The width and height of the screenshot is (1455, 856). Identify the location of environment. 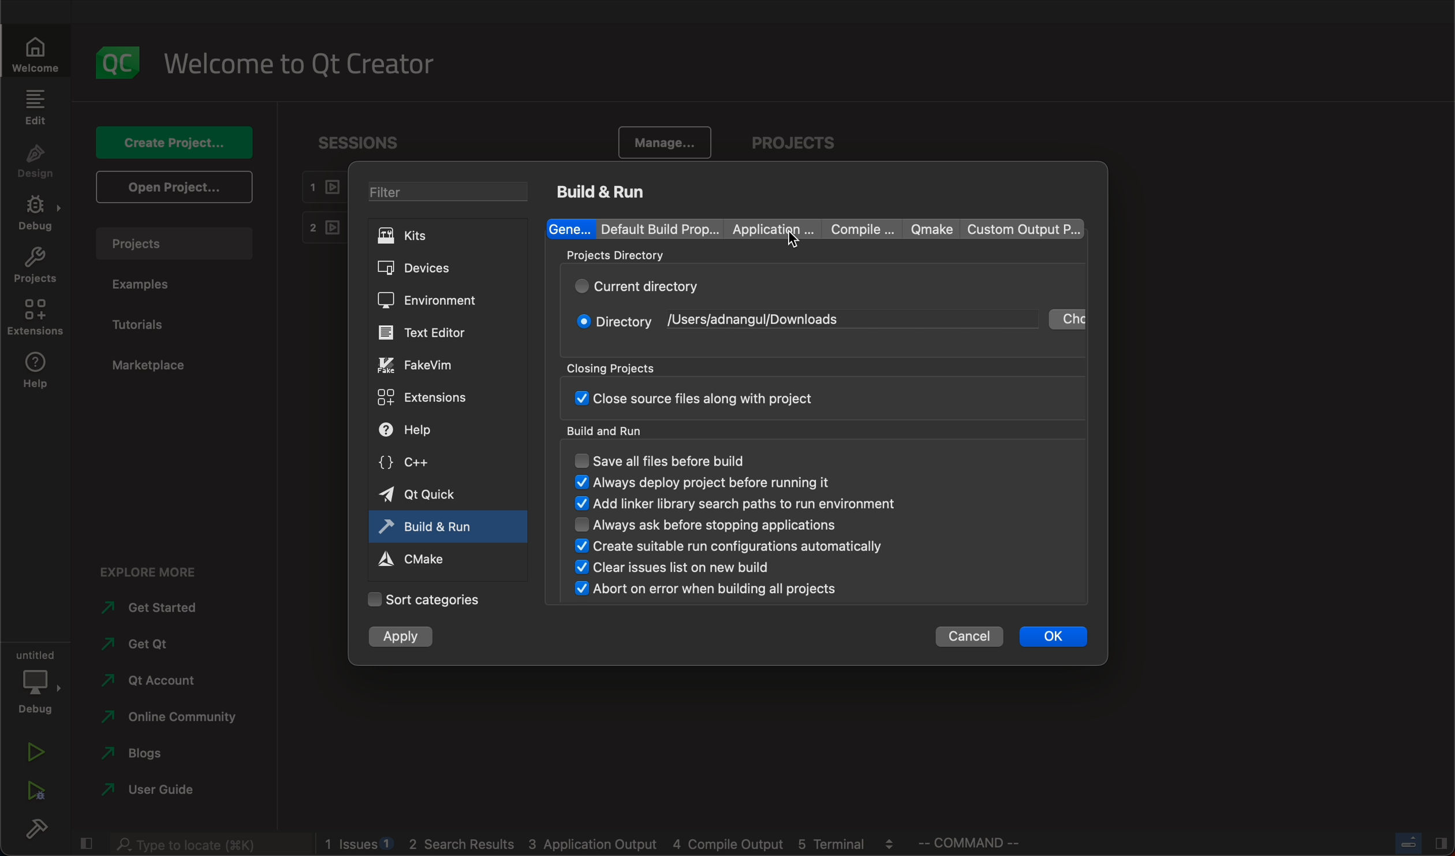
(438, 300).